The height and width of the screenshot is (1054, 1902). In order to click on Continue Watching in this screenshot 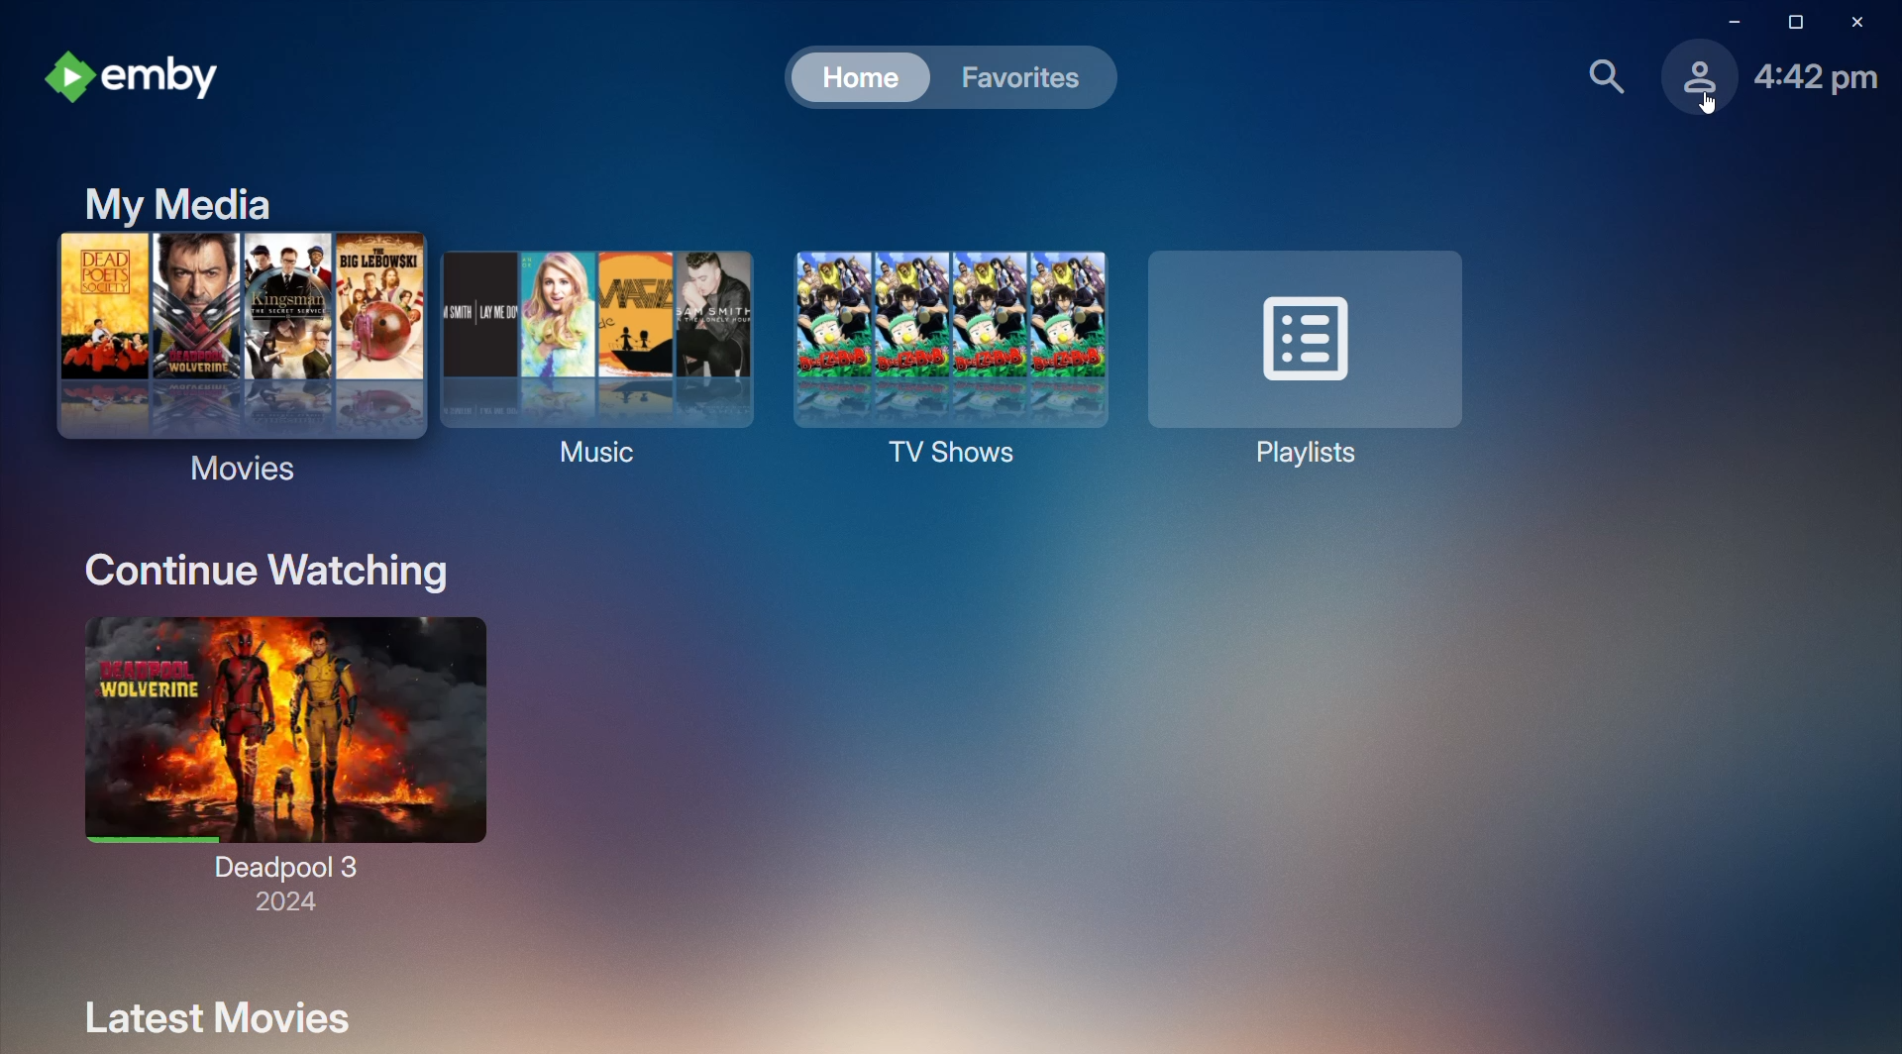, I will do `click(272, 572)`.